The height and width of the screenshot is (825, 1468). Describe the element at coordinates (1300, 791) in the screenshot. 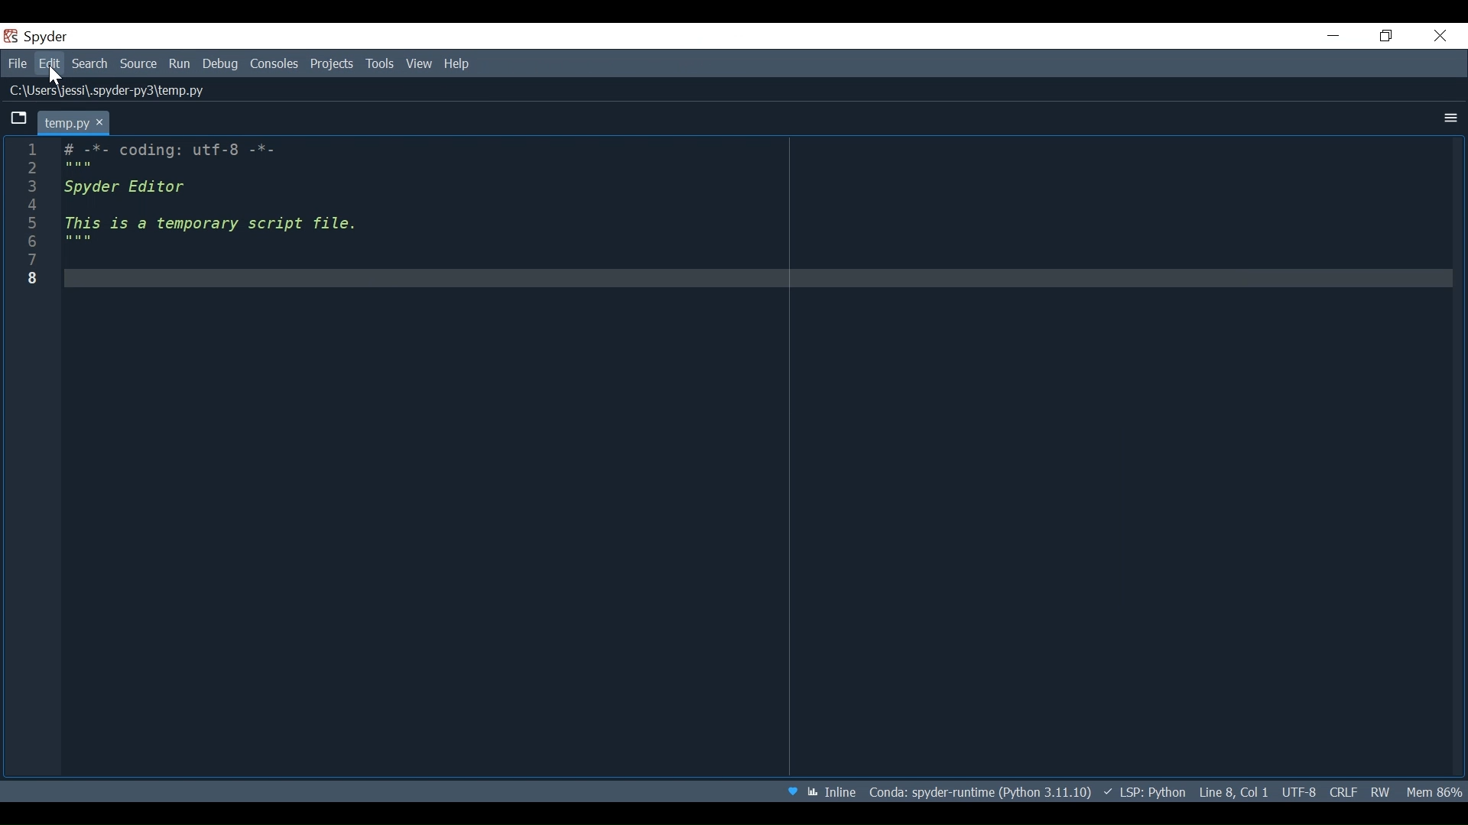

I see `File Encoding` at that location.